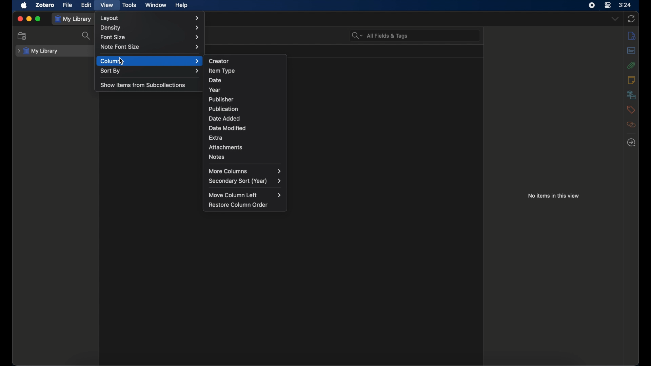  I want to click on extra, so click(216, 138).